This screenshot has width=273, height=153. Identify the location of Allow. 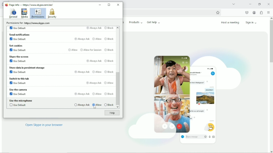
(97, 39).